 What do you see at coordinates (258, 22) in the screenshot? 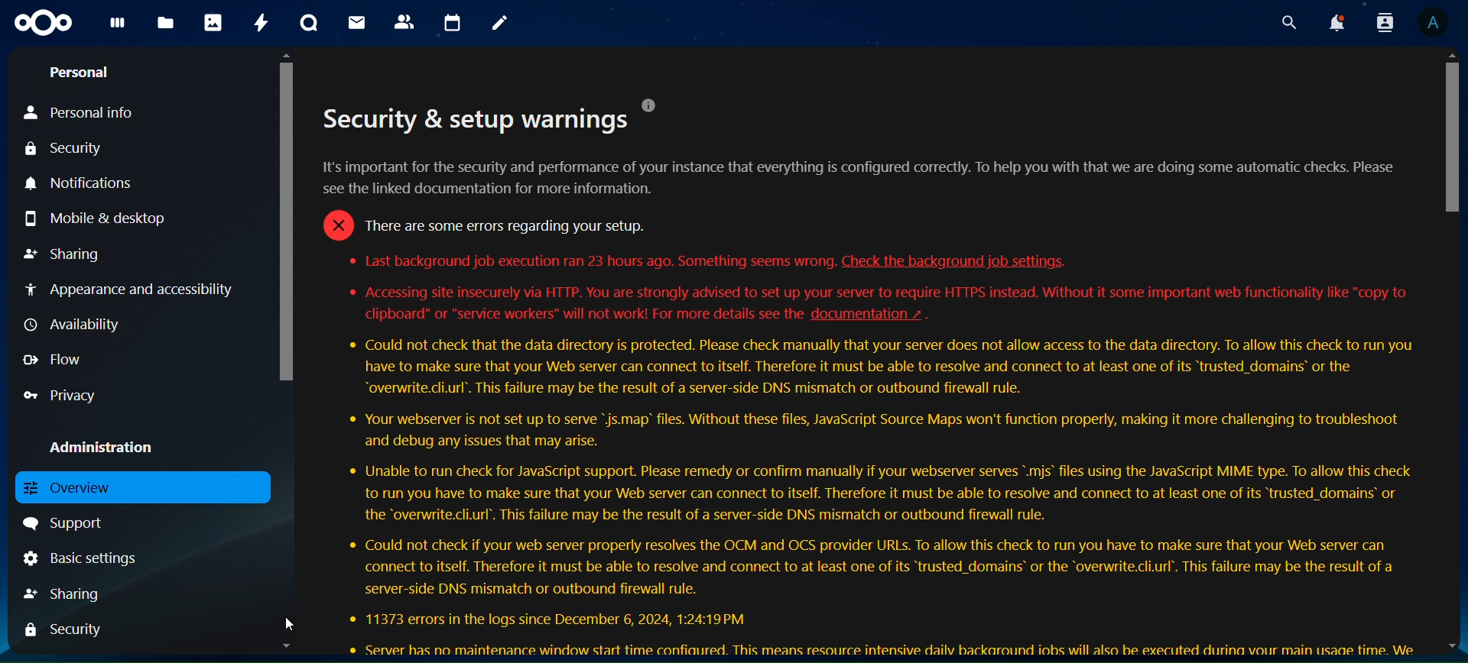
I see `activity` at bounding box center [258, 22].